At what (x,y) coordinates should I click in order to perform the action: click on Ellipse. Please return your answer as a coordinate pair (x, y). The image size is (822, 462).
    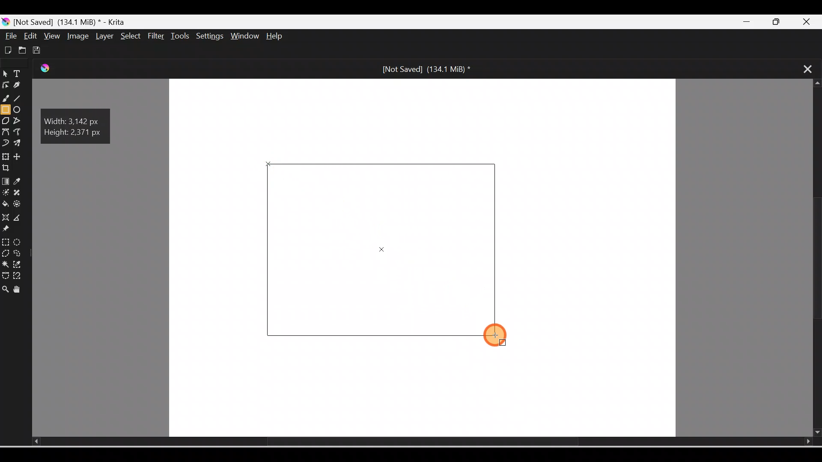
    Looking at the image, I should click on (20, 110).